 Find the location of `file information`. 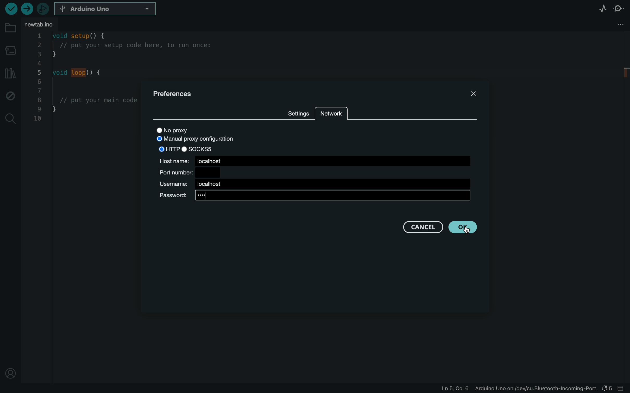

file information is located at coordinates (519, 389).